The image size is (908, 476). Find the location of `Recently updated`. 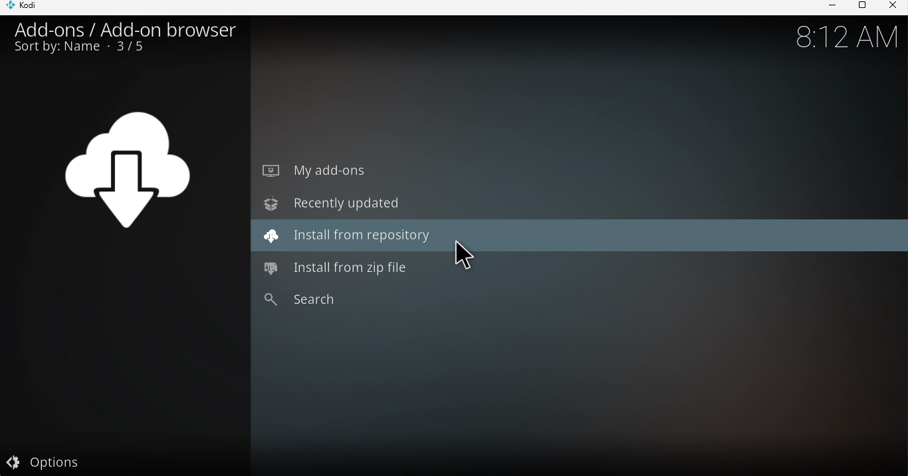

Recently updated is located at coordinates (578, 202).